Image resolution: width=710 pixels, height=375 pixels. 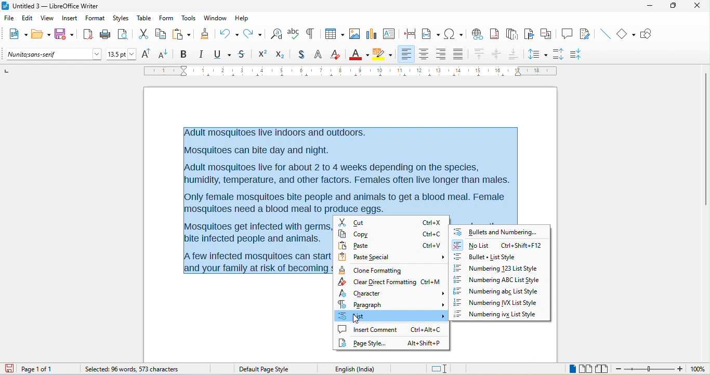 What do you see at coordinates (653, 9) in the screenshot?
I see `minimize` at bounding box center [653, 9].